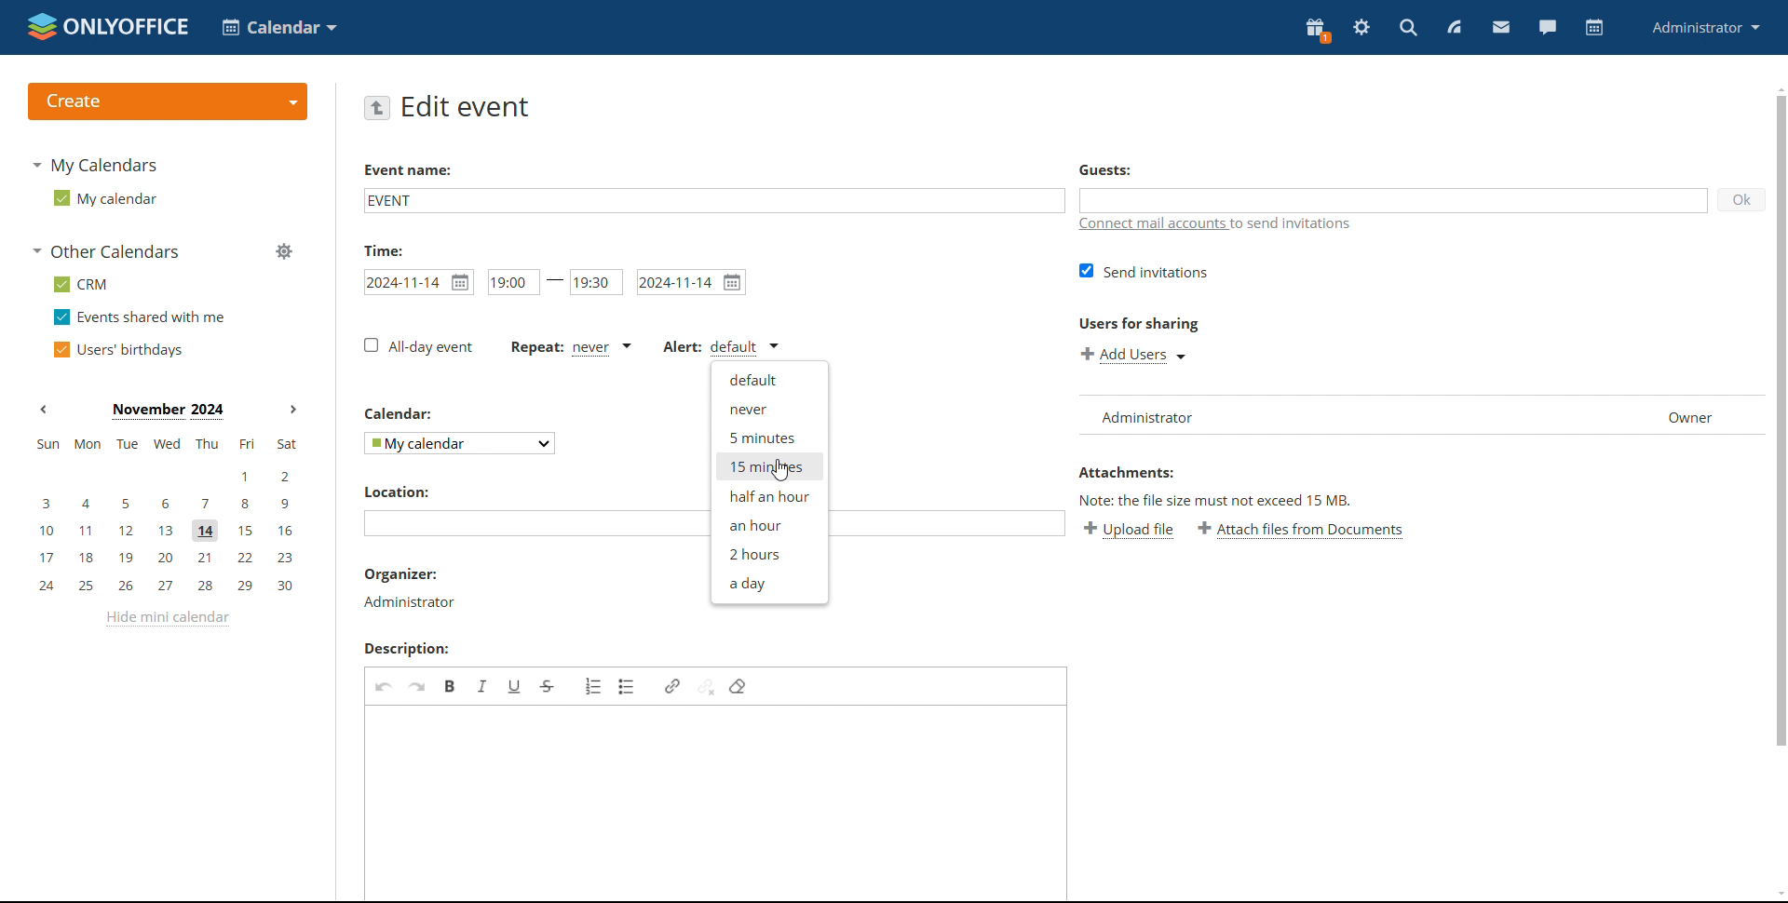 This screenshot has width=1788, height=903. What do you see at coordinates (95, 164) in the screenshot?
I see `my calendars` at bounding box center [95, 164].